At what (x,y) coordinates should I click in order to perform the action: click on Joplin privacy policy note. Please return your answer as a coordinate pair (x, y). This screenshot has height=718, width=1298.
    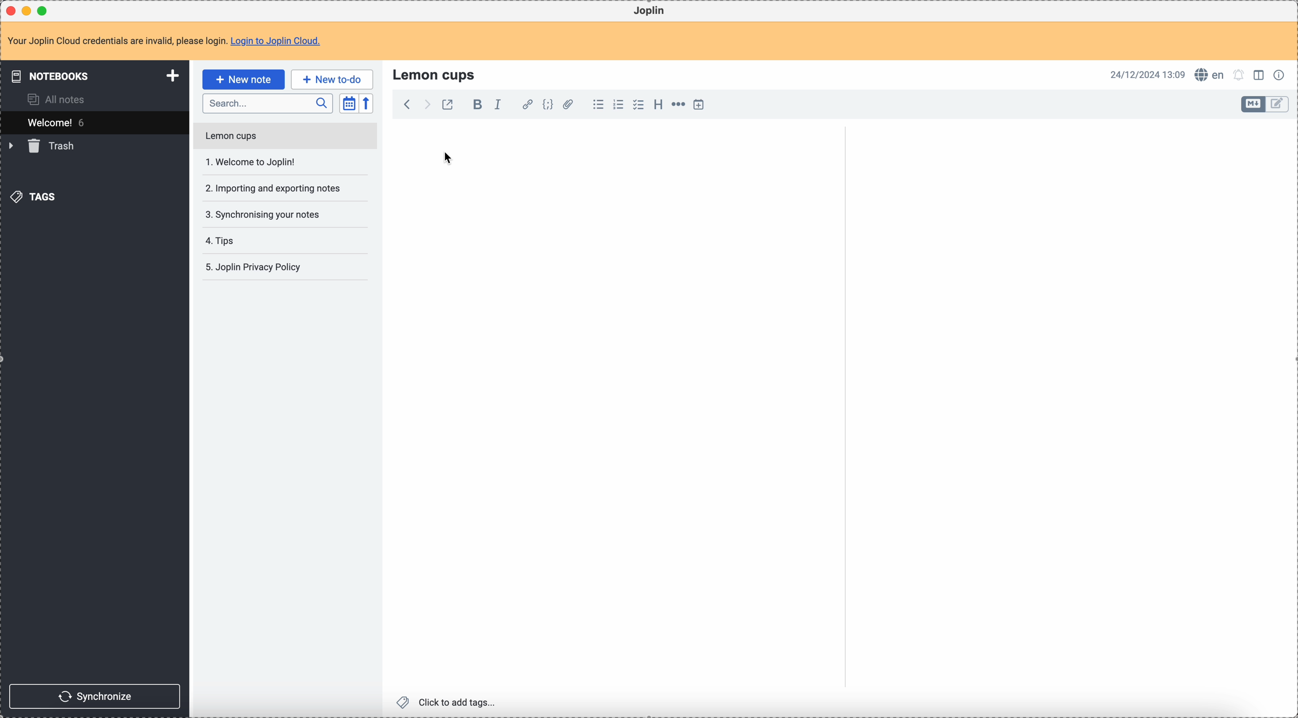
    Looking at the image, I should click on (255, 267).